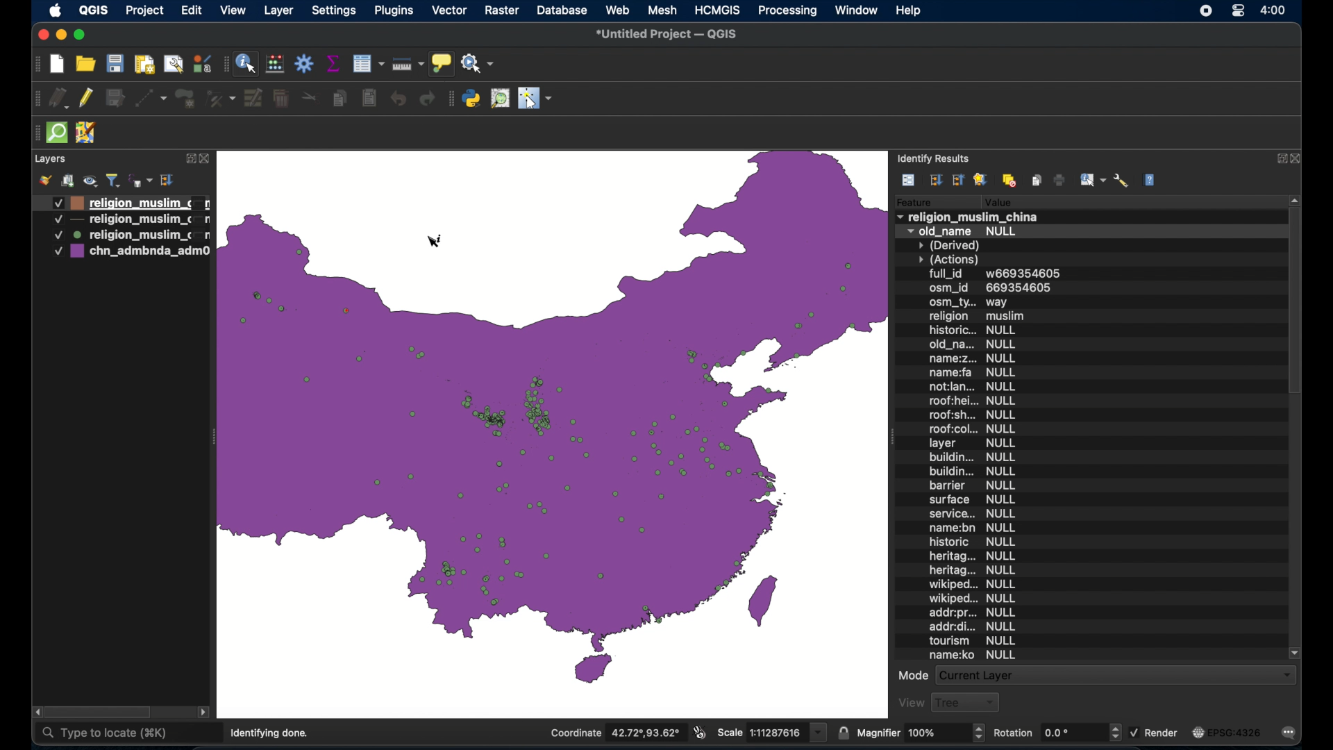 This screenshot has width=1333, height=750. Describe the element at coordinates (450, 10) in the screenshot. I see `vector` at that location.